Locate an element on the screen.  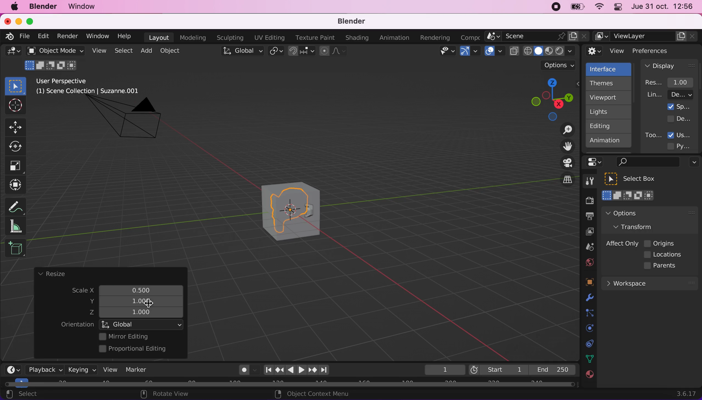
scene is located at coordinates (537, 37).